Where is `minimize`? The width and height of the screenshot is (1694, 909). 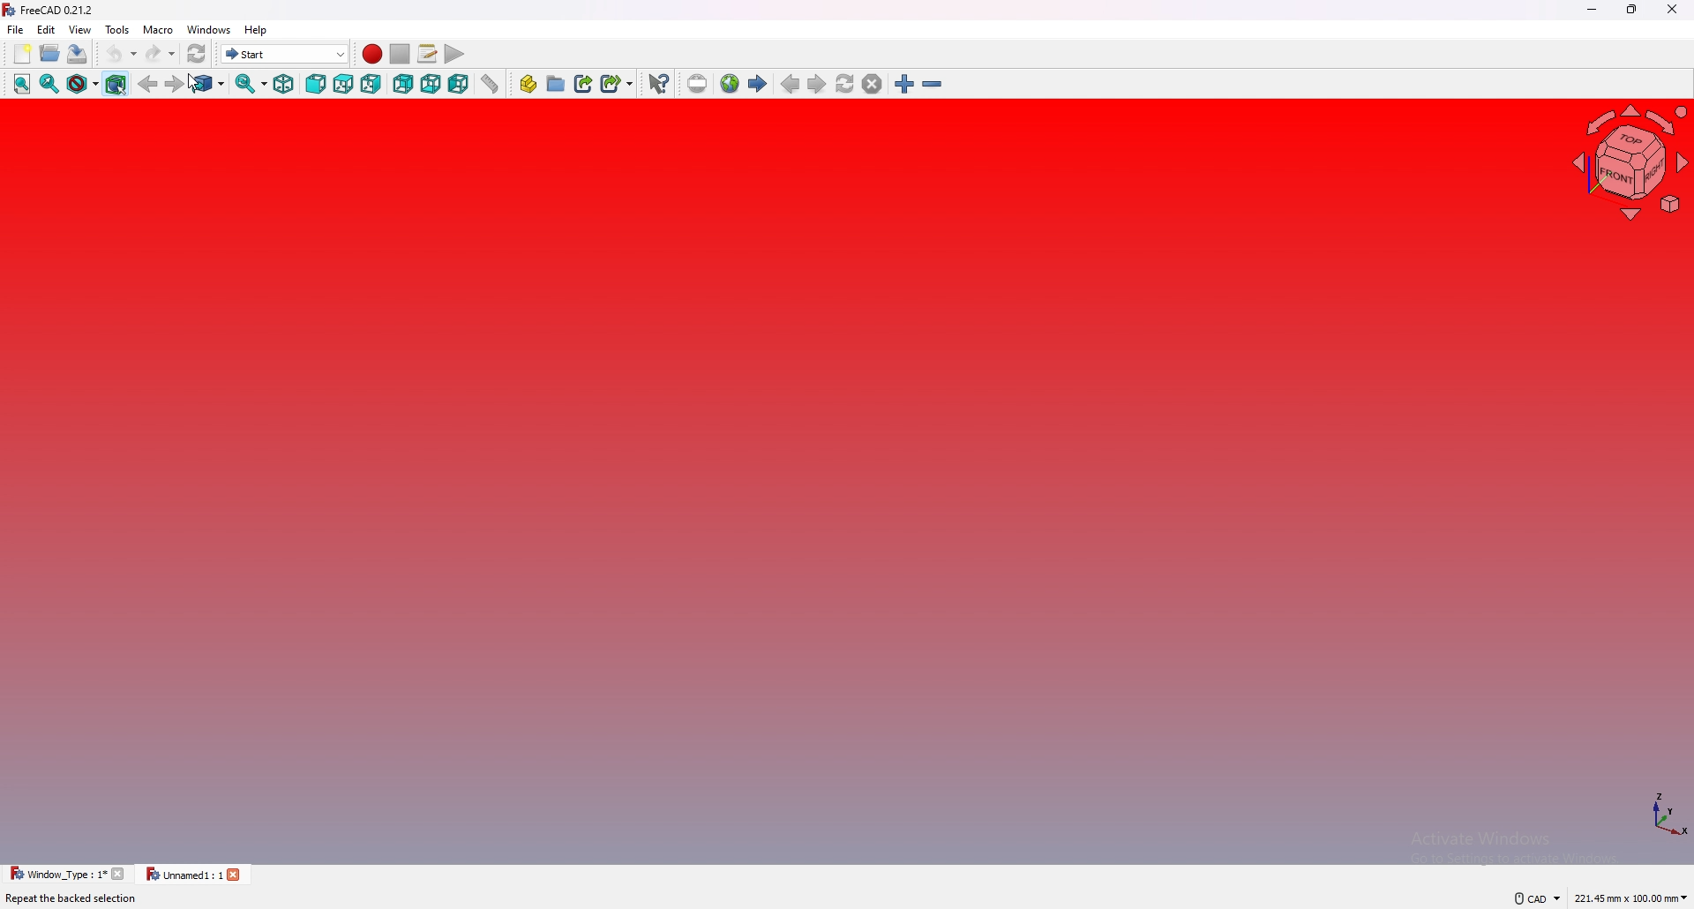
minimize is located at coordinates (1591, 10).